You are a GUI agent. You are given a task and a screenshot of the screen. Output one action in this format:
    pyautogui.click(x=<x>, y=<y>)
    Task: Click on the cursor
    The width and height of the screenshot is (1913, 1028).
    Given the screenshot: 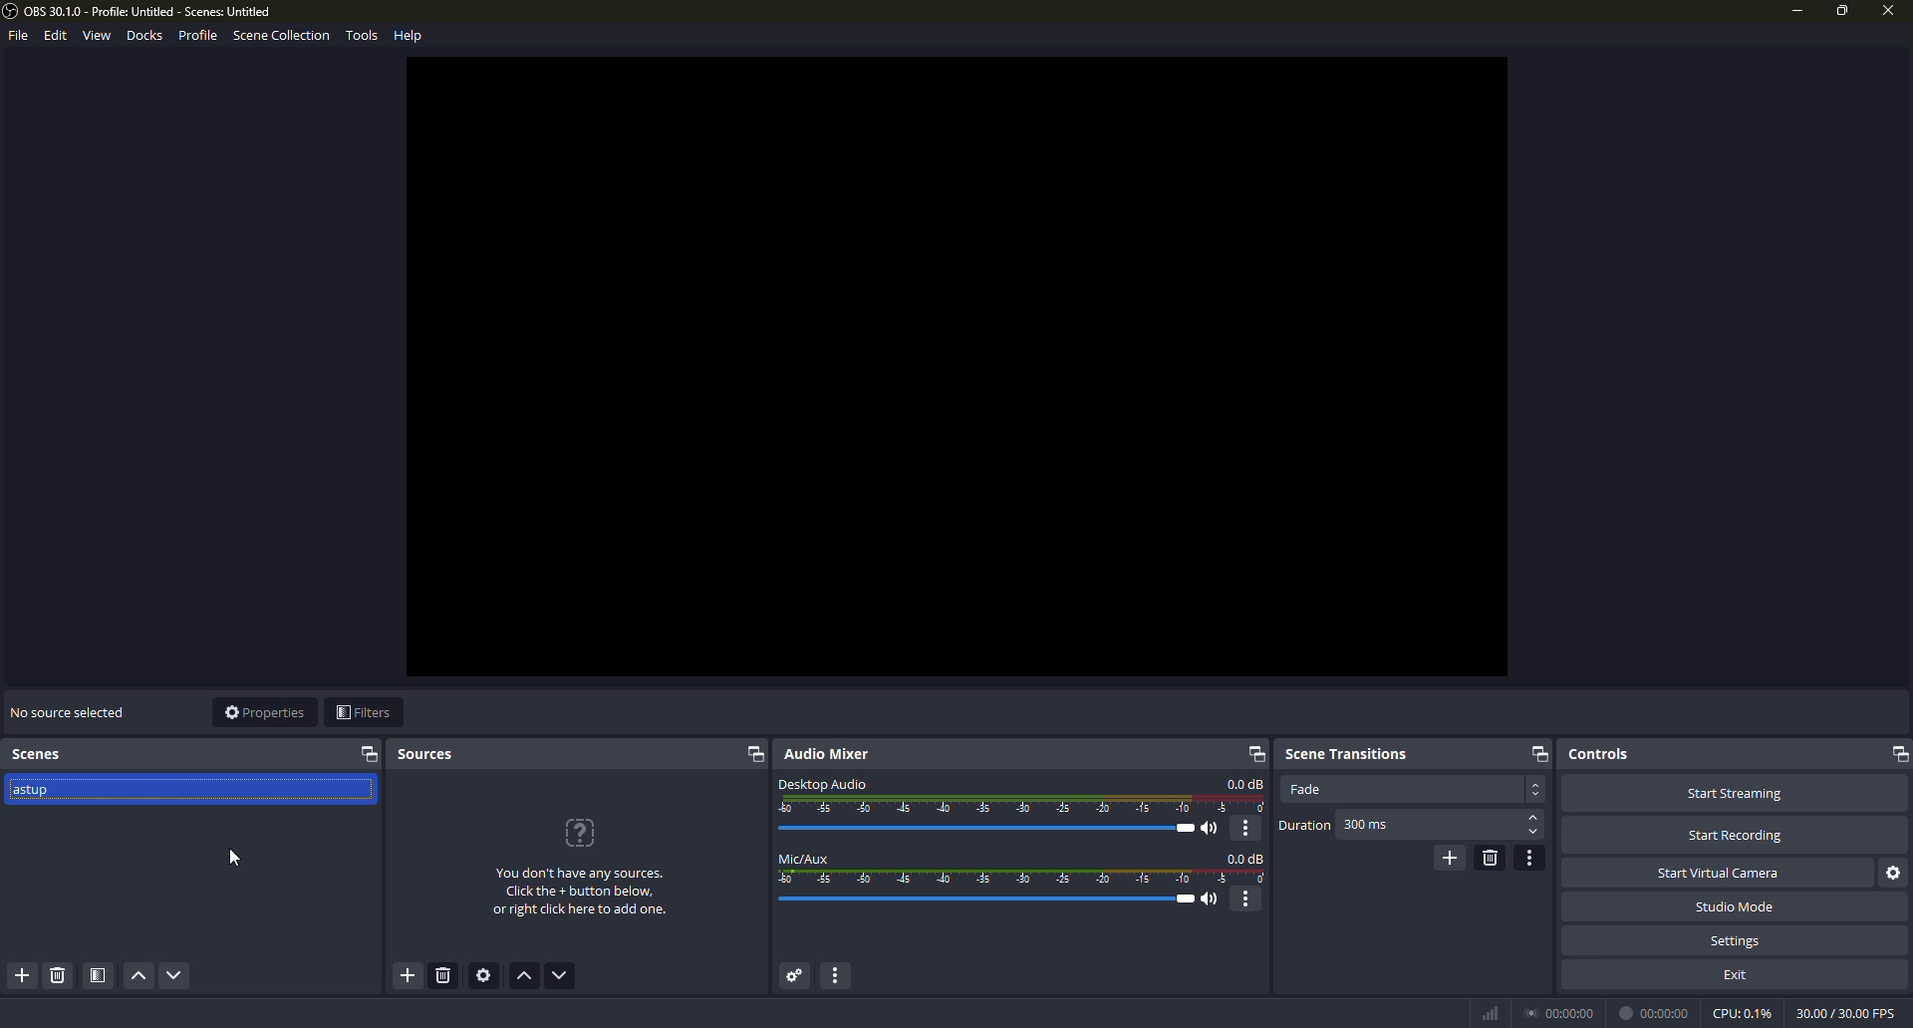 What is the action you would take?
    pyautogui.click(x=236, y=859)
    